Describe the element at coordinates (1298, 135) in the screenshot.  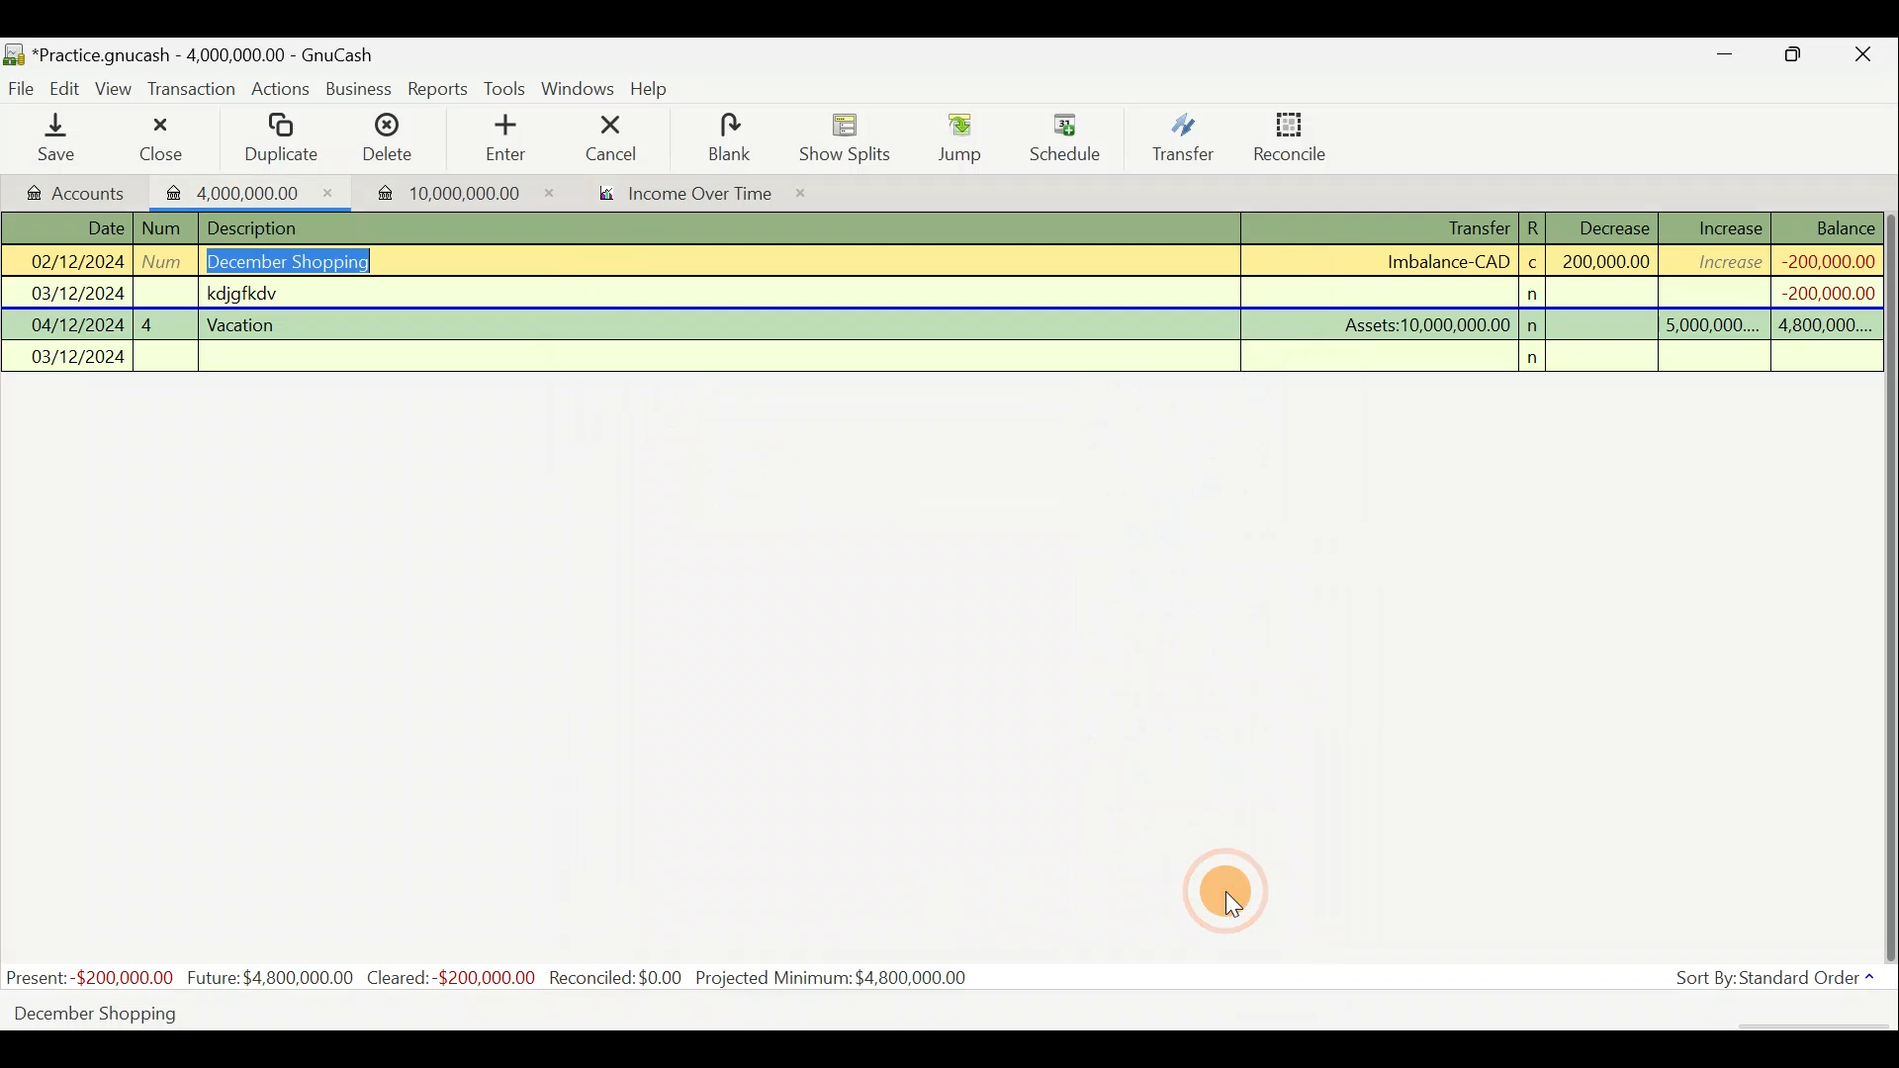
I see `Reconcile` at that location.